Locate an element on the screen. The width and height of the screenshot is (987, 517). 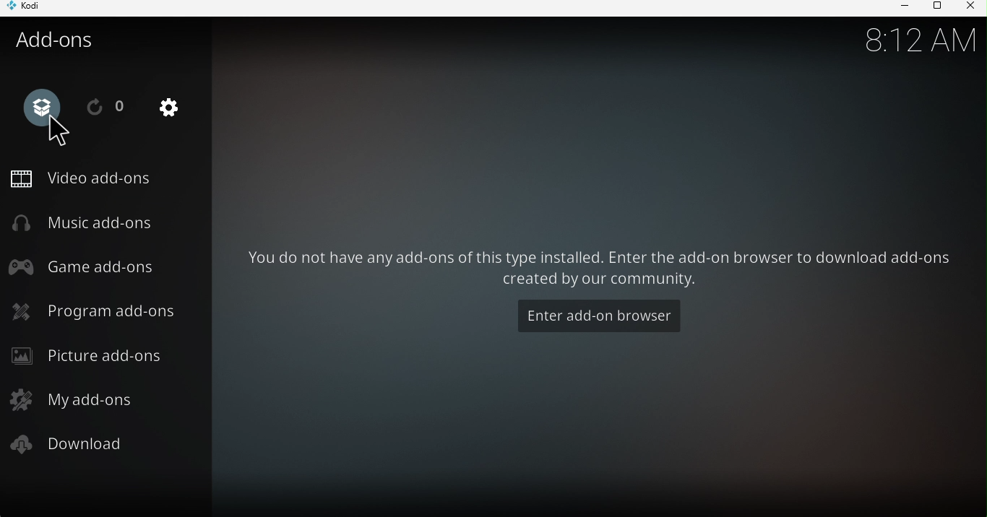
Settings is located at coordinates (176, 113).